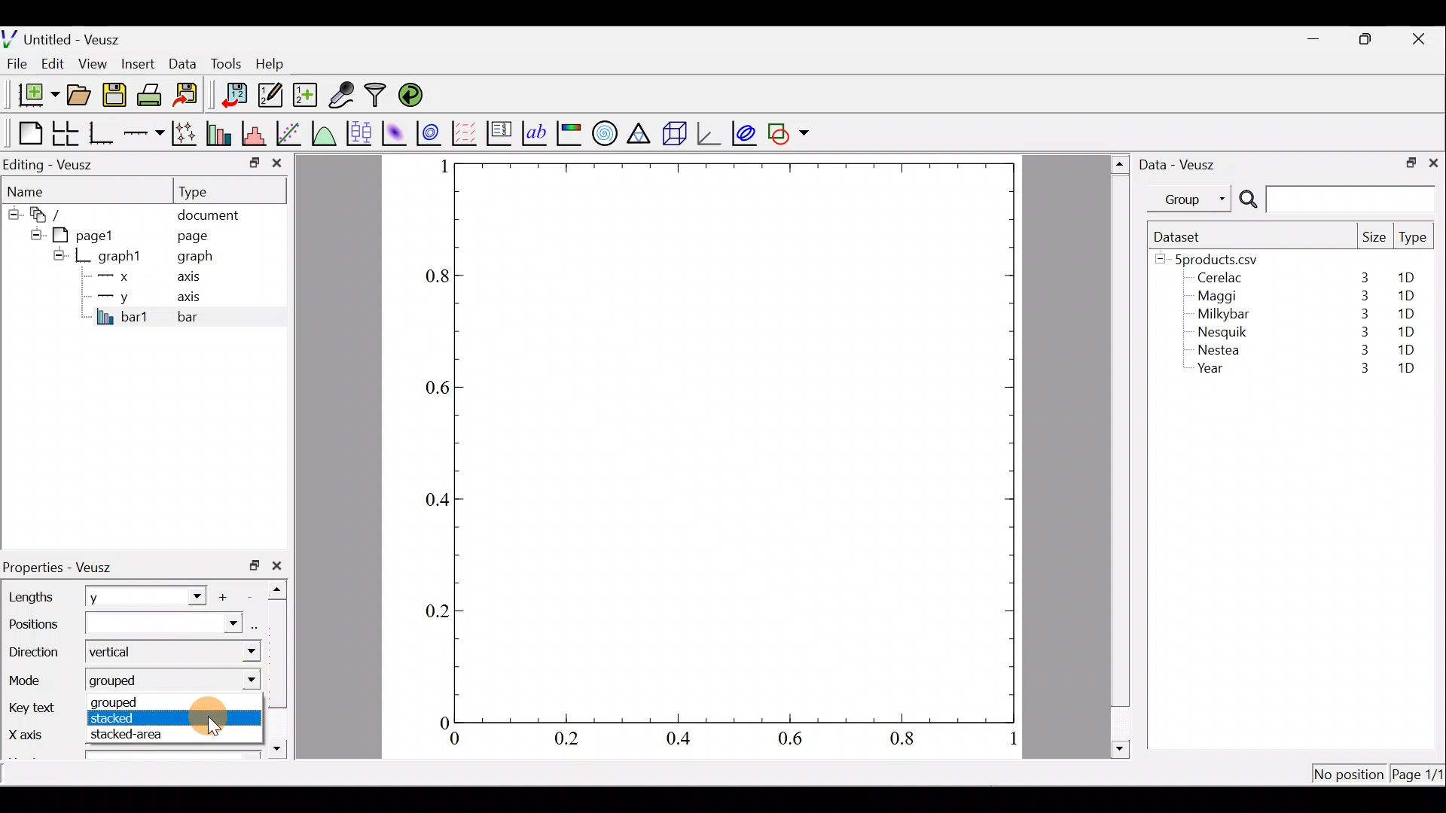 This screenshot has width=1446, height=813. I want to click on mode dropdown, so click(244, 678).